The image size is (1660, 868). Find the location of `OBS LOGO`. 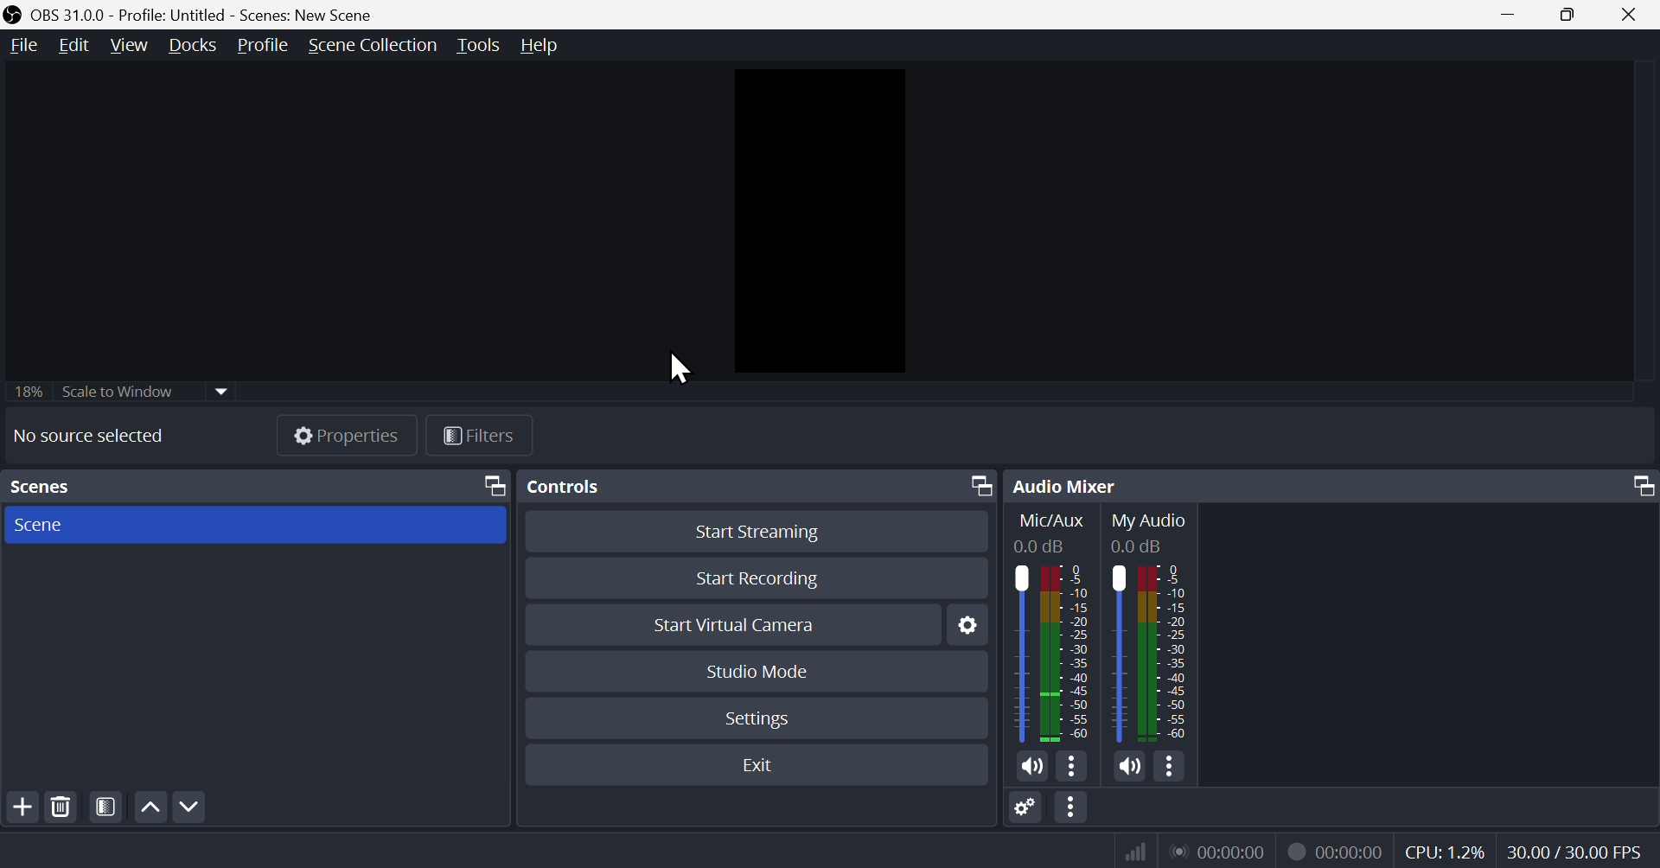

OBS LOGO is located at coordinates (12, 15).